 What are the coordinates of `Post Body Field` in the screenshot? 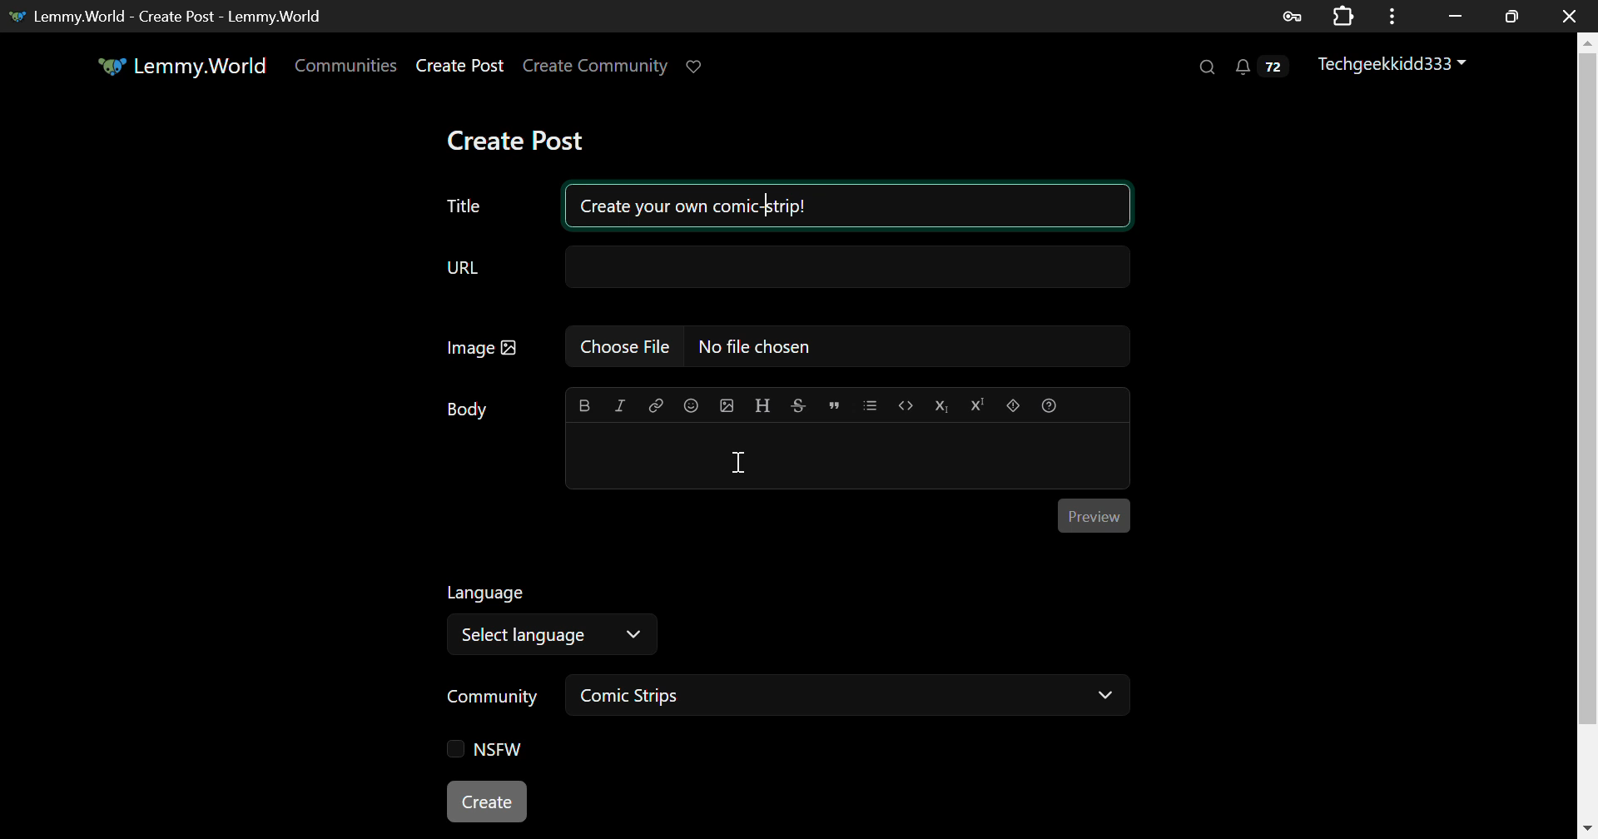 It's located at (847, 457).